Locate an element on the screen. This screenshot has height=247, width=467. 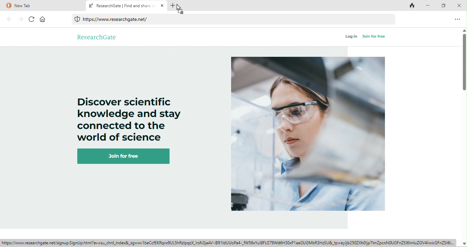
hitps://www.researchgate net/signup SignUp. htmiZev=su_chnl_index&_sg=wy1beCcEKRquxOULShRzipqzX_IrsN3jaAV-iBO1IdUUOPa4- fWS6xYulBFLGTOWAEH30NP12aGUGMBR3IHZSUS tp=eylib250ZXh0ljpTImZpcnNOUGFnZSIGImkiZGVAliwicGFnZSI6l... is located at coordinates (229, 243).